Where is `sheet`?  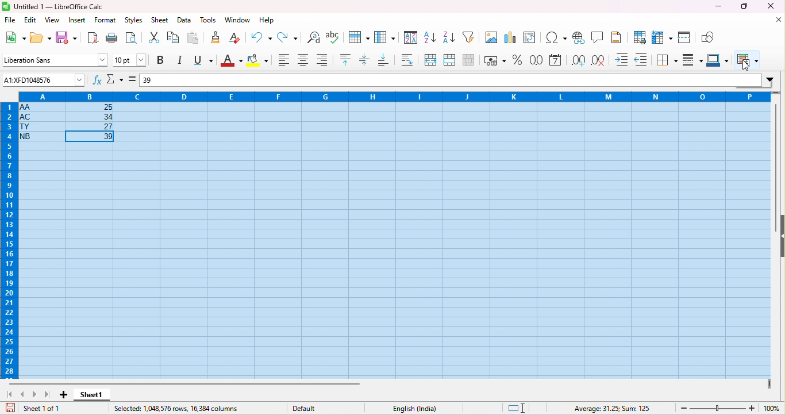
sheet is located at coordinates (161, 21).